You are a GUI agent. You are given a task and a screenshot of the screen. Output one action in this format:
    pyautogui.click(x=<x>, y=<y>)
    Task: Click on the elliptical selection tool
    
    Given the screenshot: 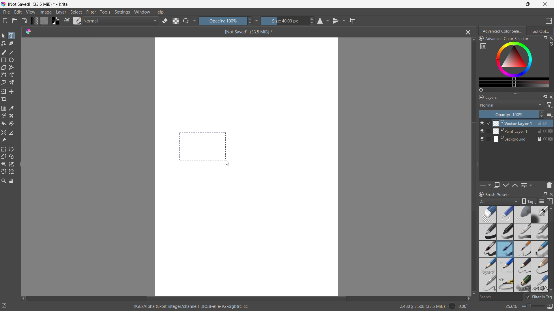 What is the action you would take?
    pyautogui.click(x=11, y=149)
    